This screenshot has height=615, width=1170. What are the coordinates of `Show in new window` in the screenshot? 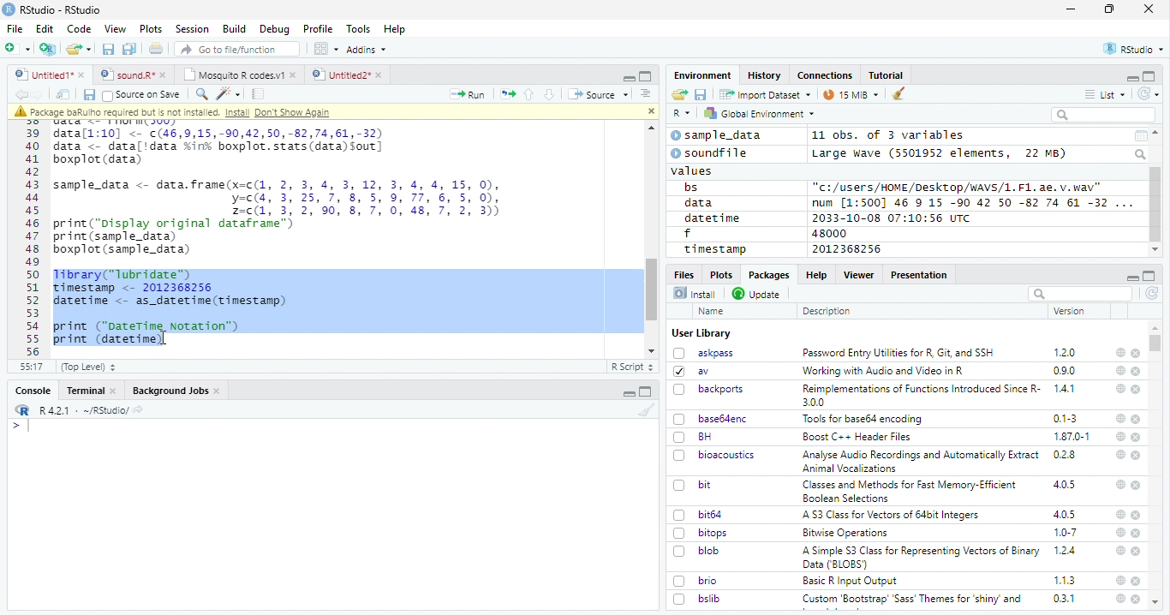 It's located at (65, 94).